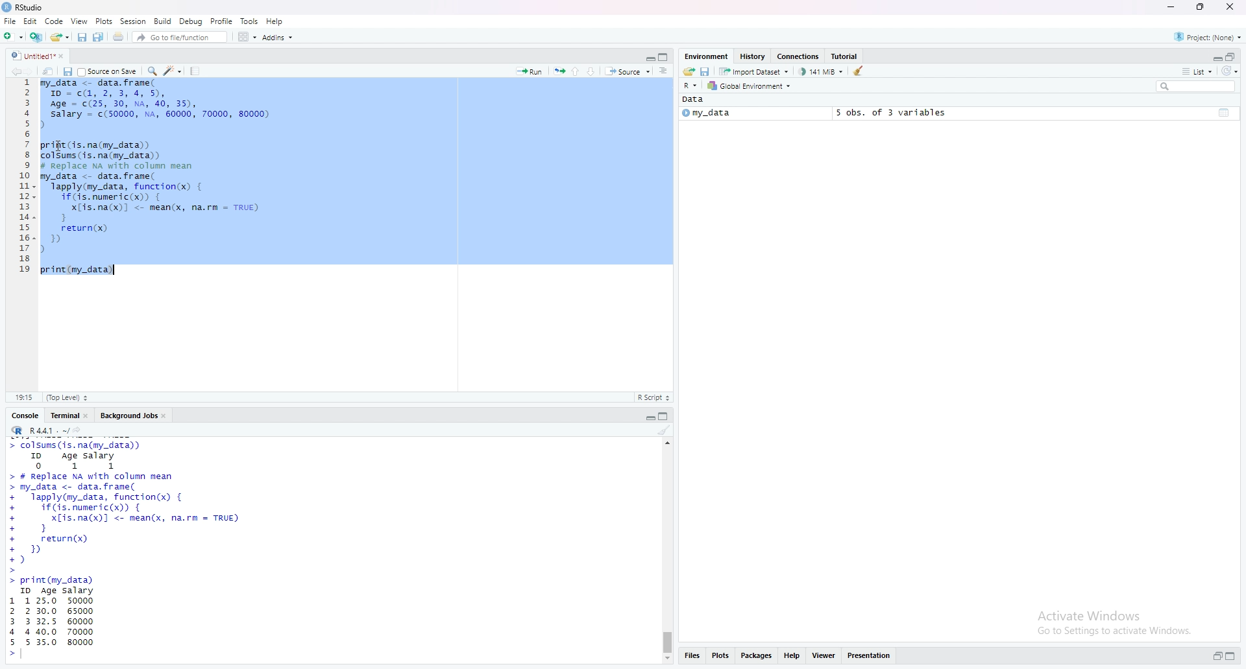 The image size is (1246, 669). I want to click on maximize, so click(1198, 6).